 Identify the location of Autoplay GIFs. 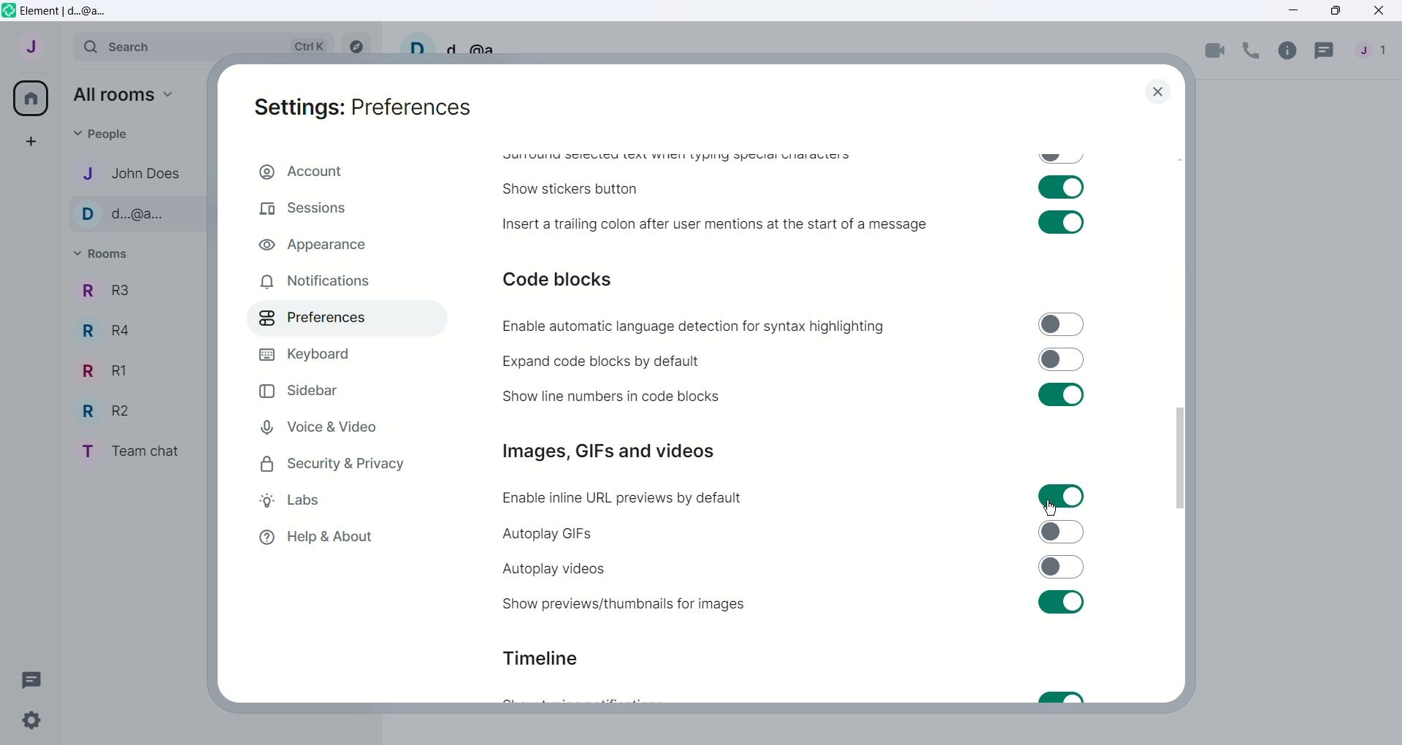
(548, 534).